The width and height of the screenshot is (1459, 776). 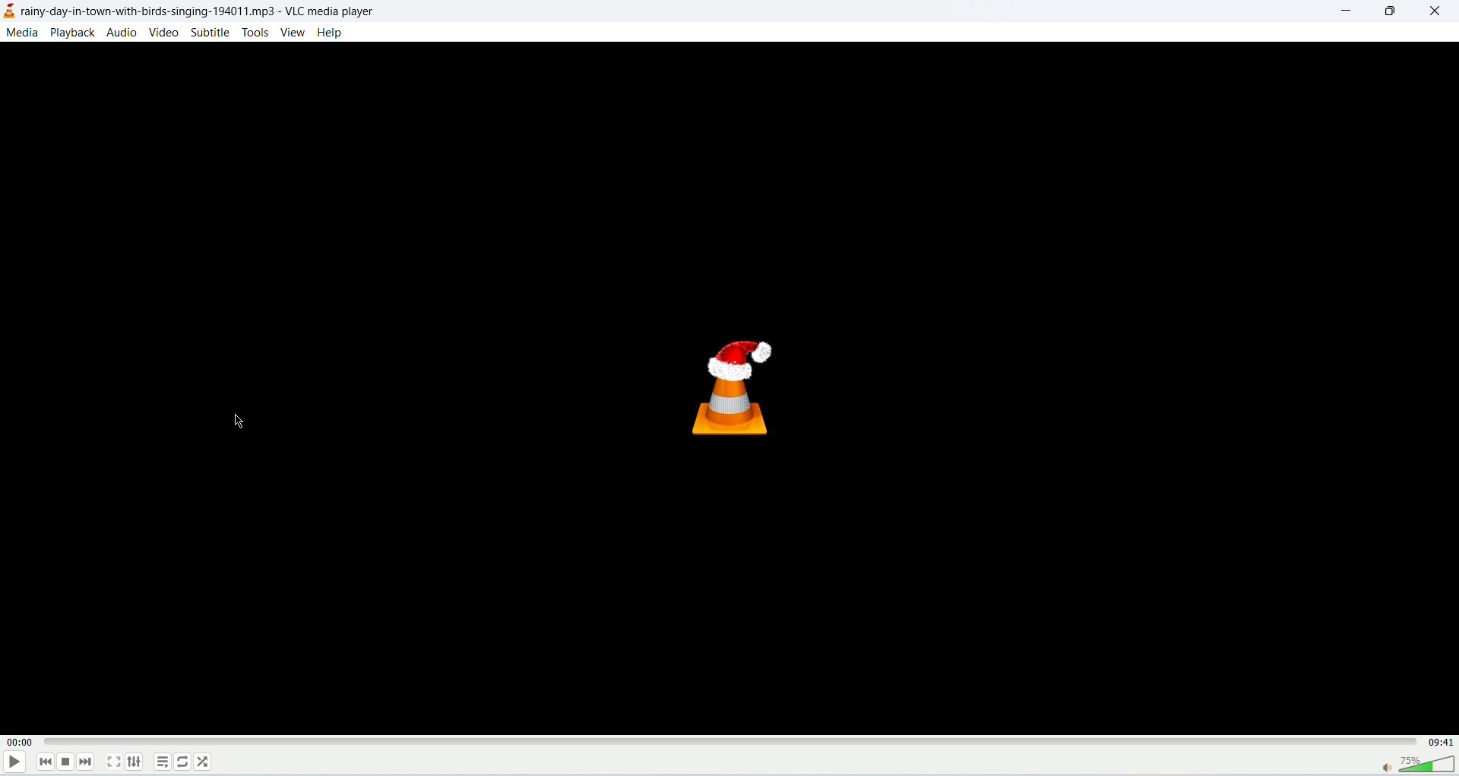 I want to click on tools, so click(x=255, y=32).